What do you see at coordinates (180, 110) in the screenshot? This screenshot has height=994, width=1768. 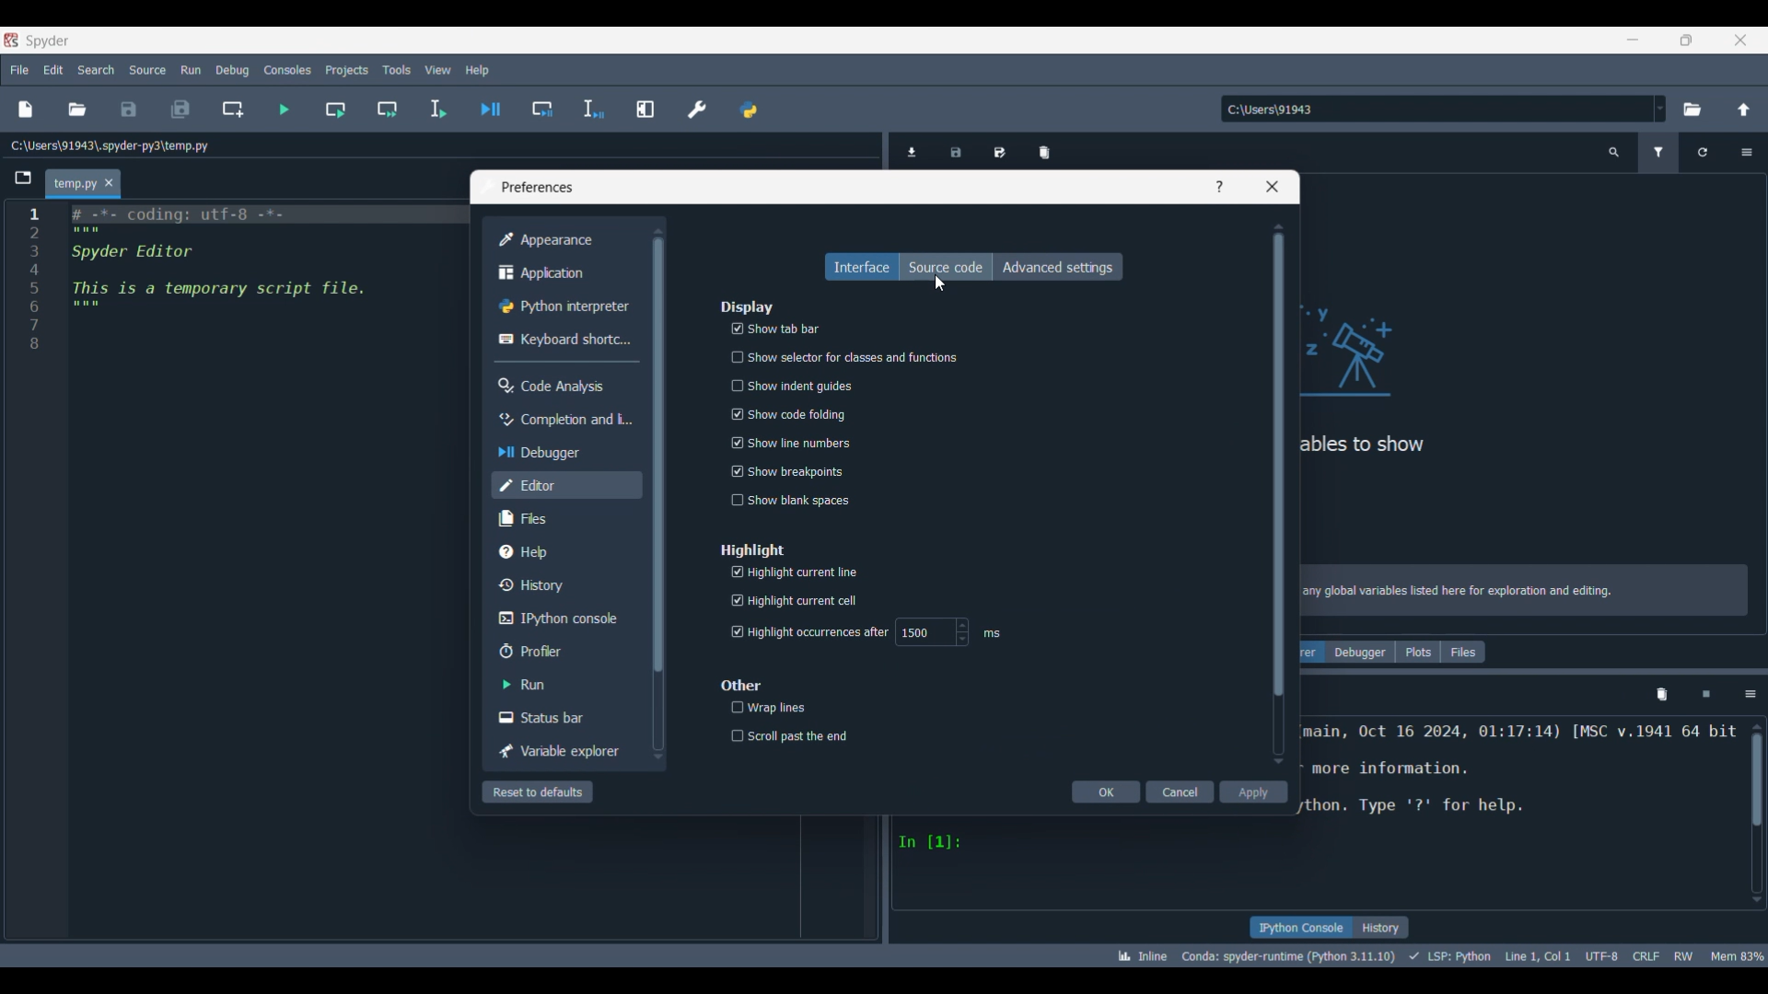 I see `Save all files` at bounding box center [180, 110].